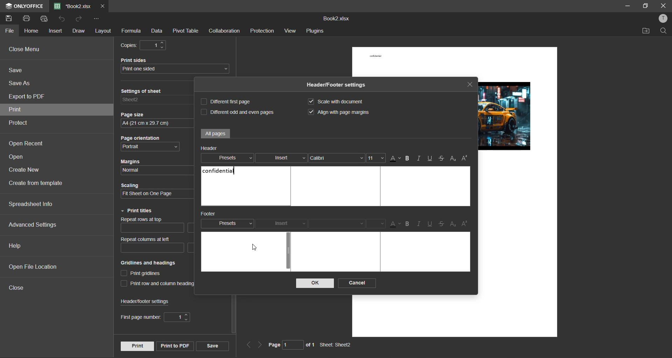 The image size is (672, 358). I want to click on font size, so click(376, 224).